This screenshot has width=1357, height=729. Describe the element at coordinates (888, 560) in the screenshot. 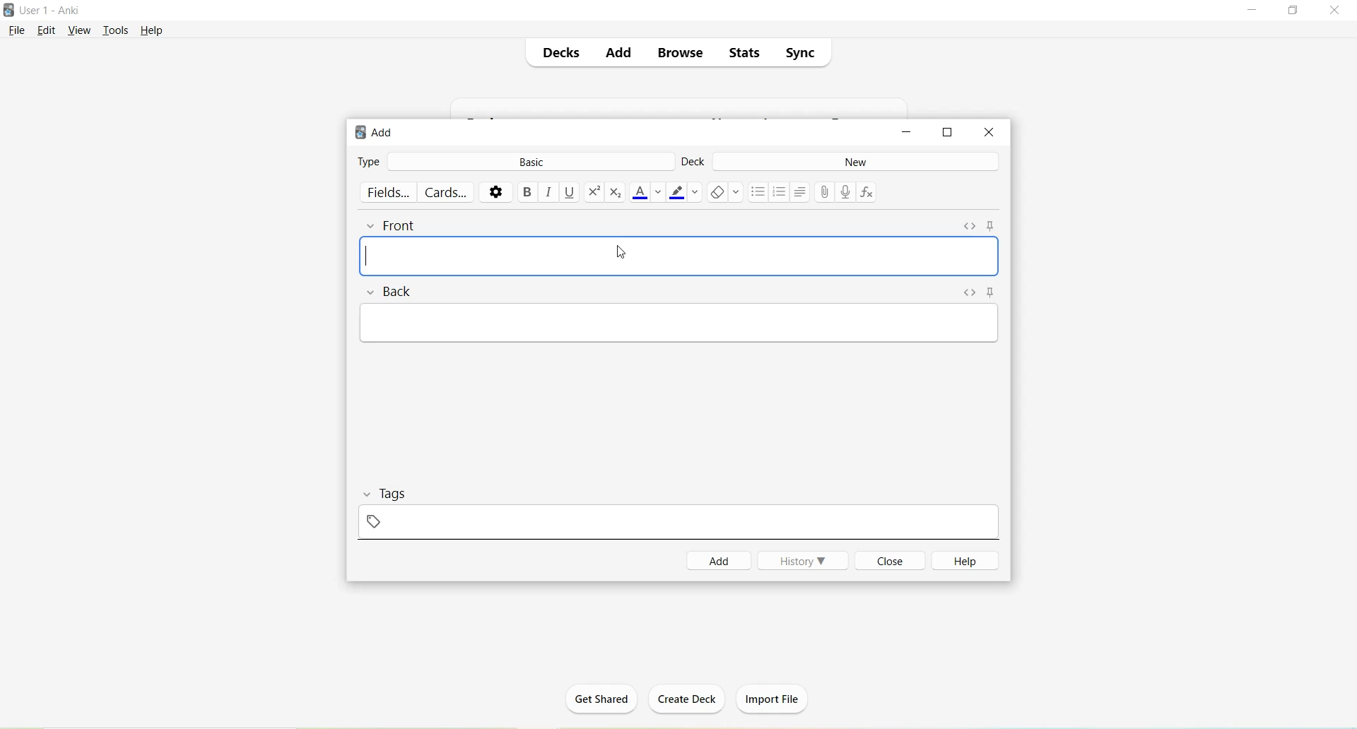

I see `Close` at that location.